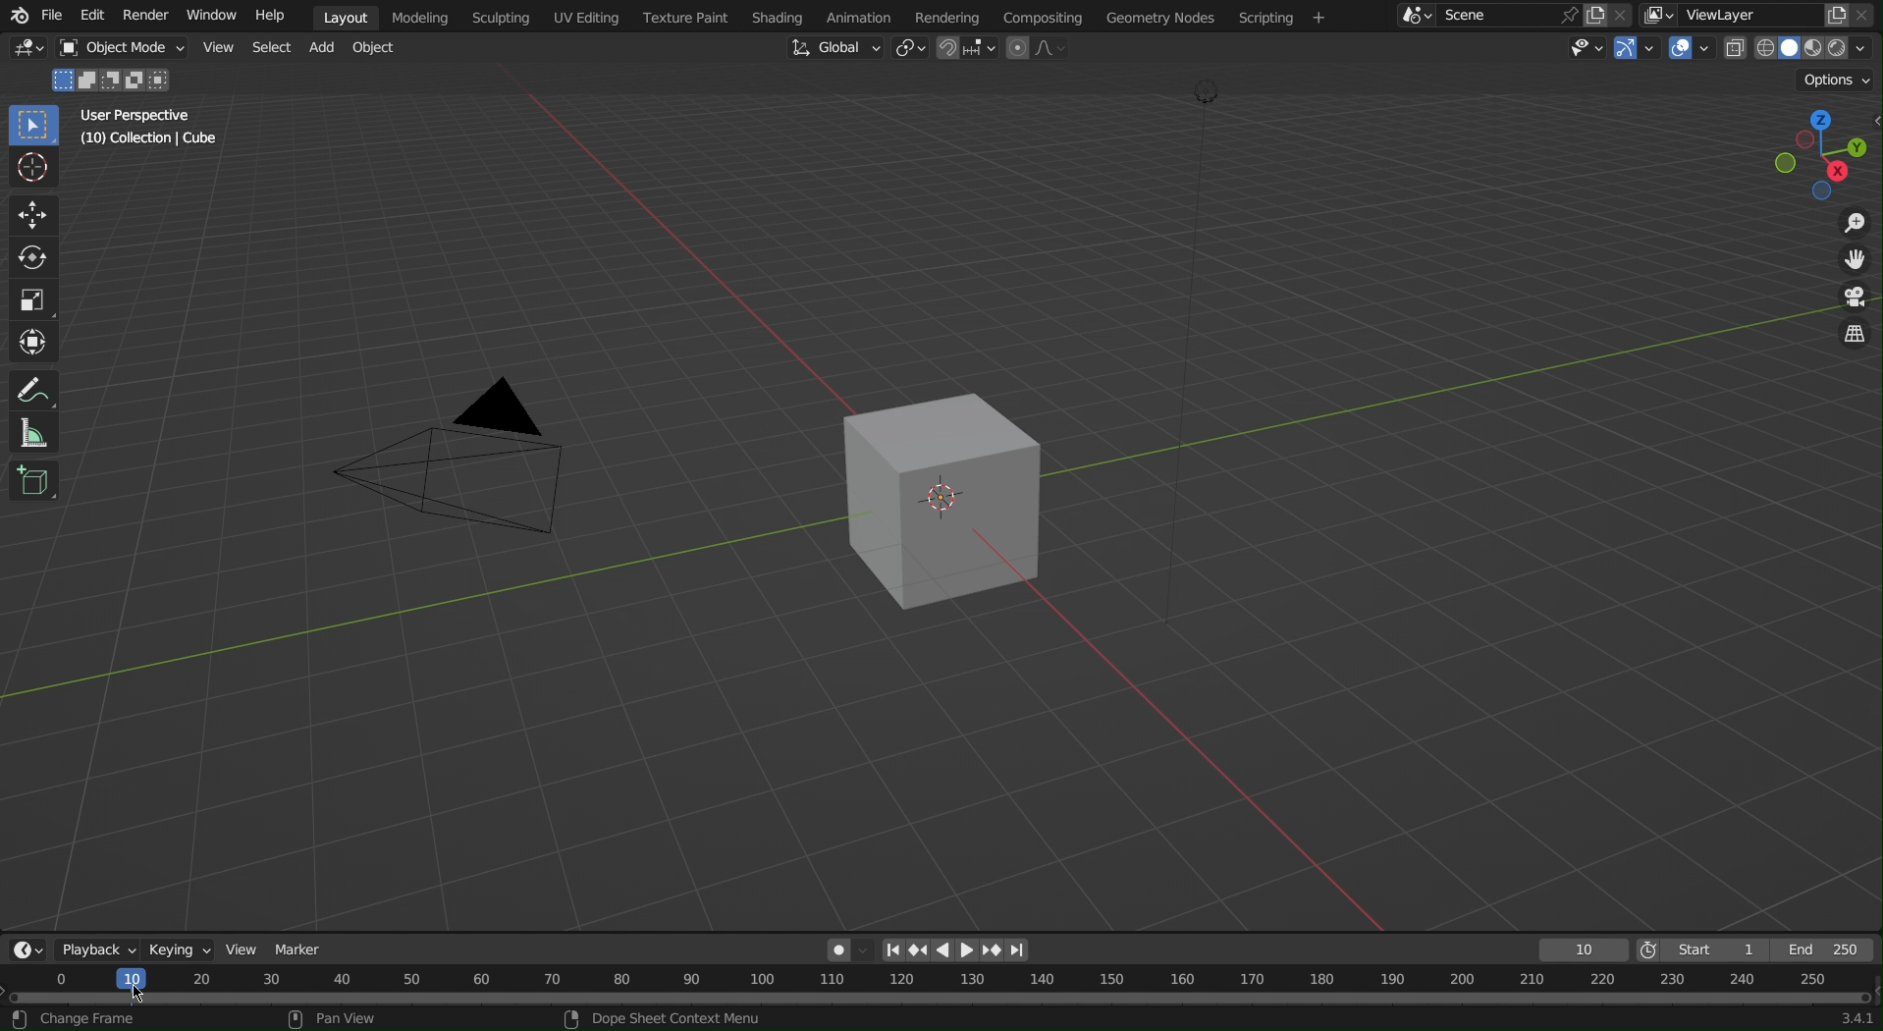 Image resolution: width=1883 pixels, height=1031 pixels. I want to click on Texture Paint, so click(680, 17).